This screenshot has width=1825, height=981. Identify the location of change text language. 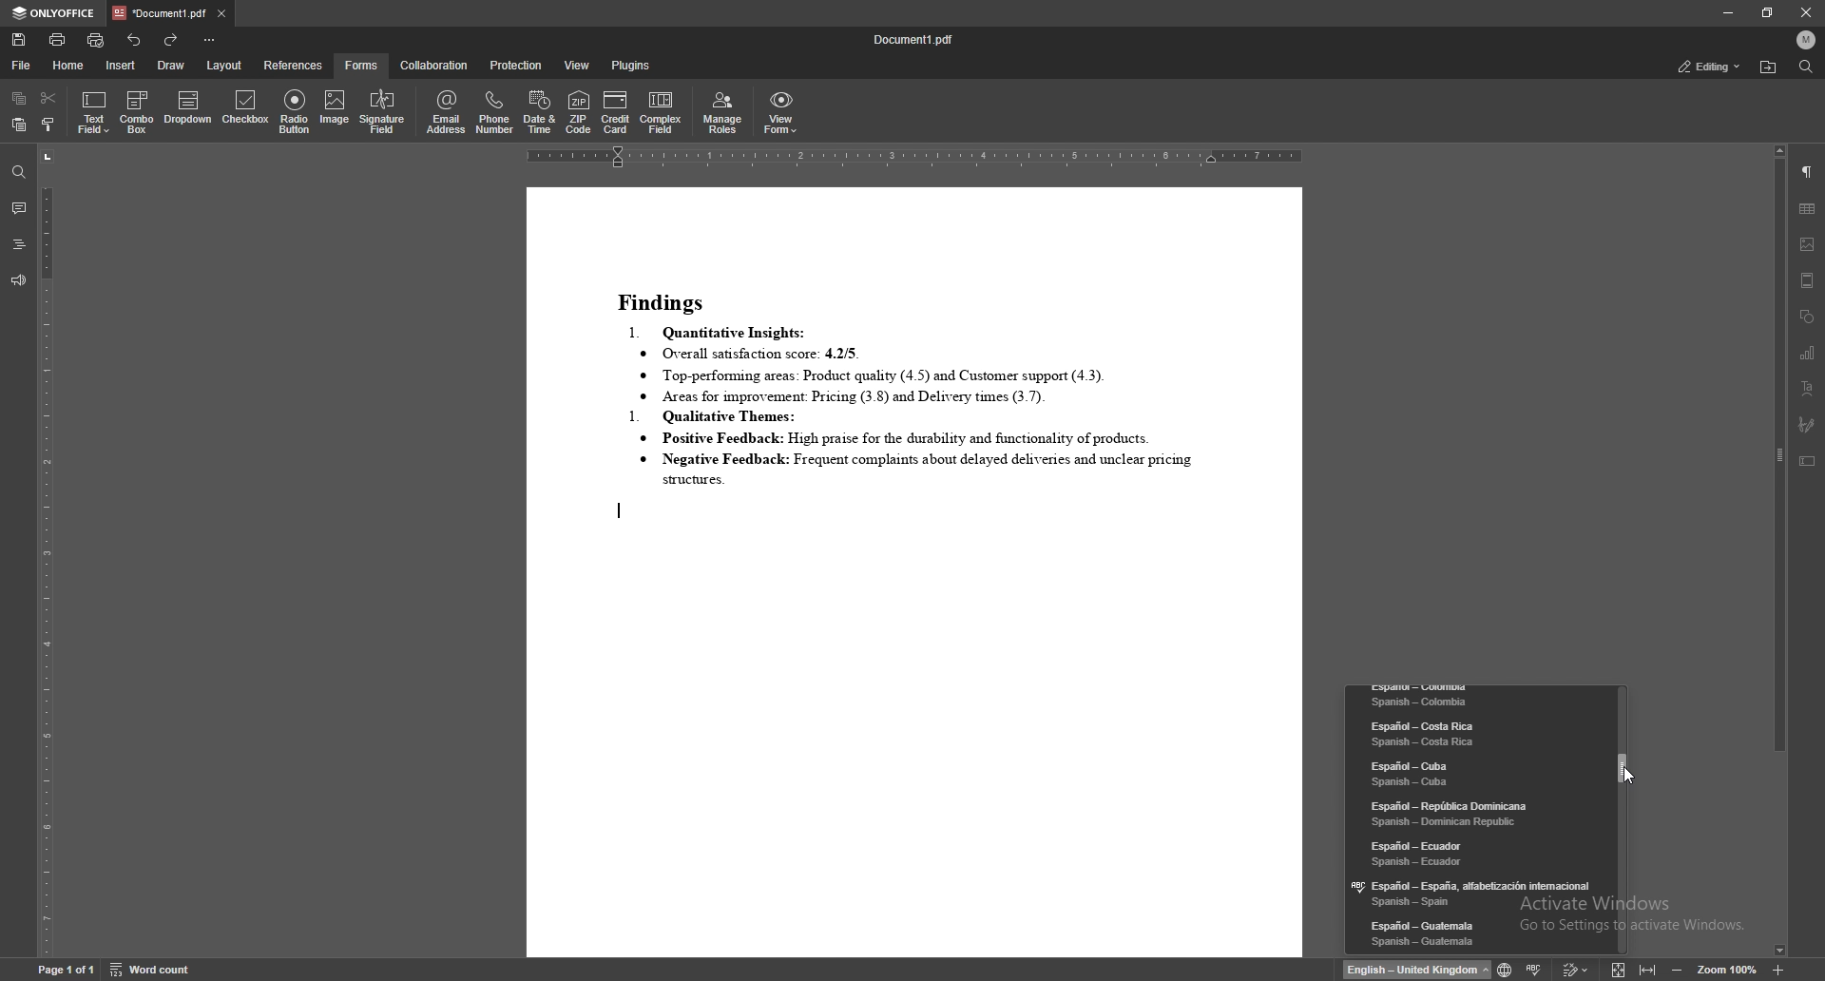
(1502, 967).